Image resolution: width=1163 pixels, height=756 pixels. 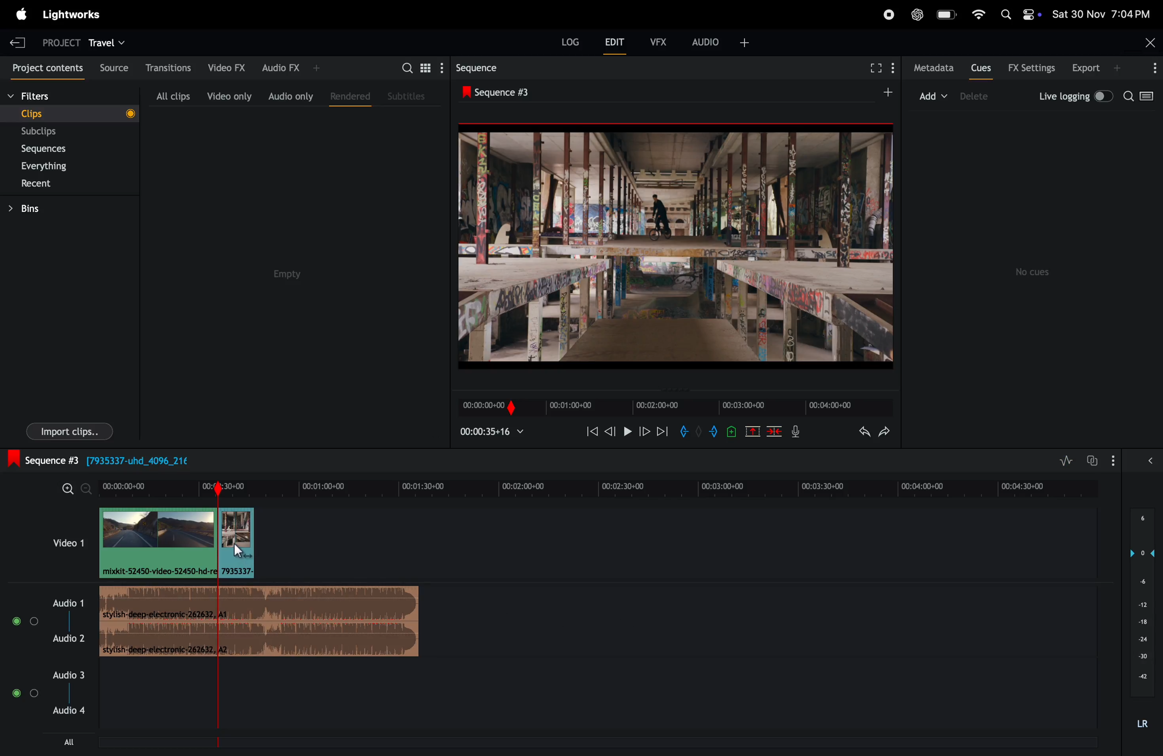 What do you see at coordinates (229, 94) in the screenshot?
I see `videos only` at bounding box center [229, 94].